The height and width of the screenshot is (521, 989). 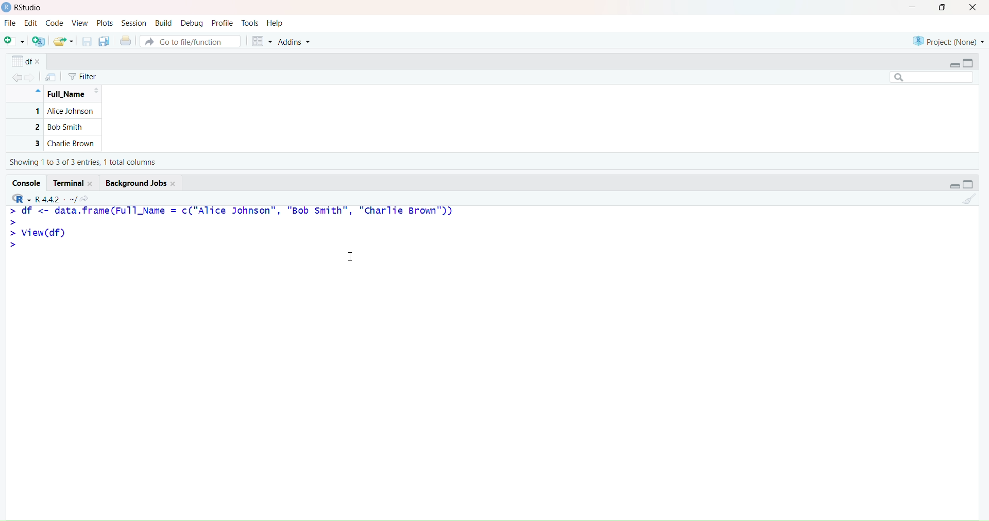 I want to click on Create a project, so click(x=39, y=41).